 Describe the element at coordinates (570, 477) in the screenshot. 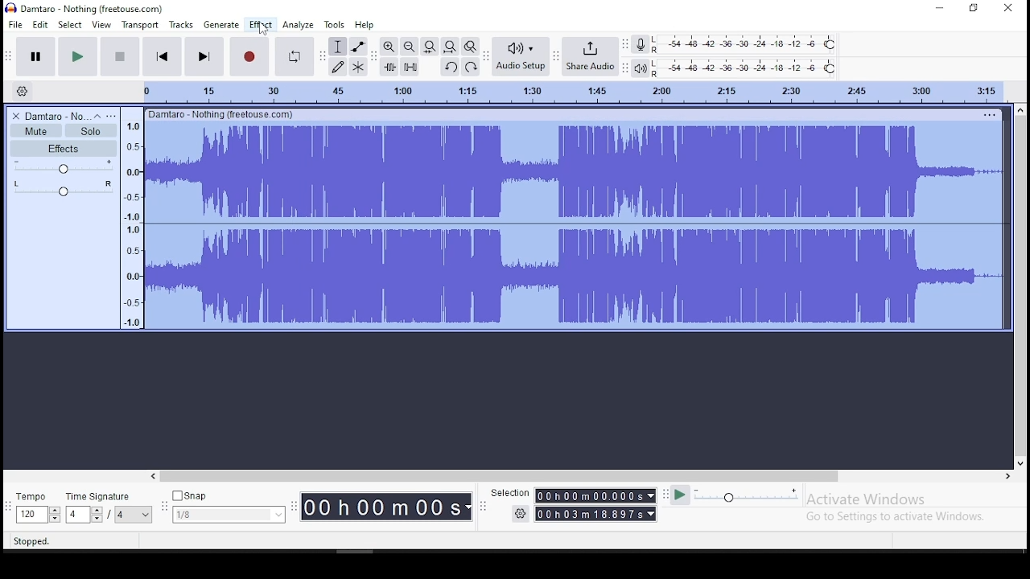

I see `Horizontal scrollbar` at that location.